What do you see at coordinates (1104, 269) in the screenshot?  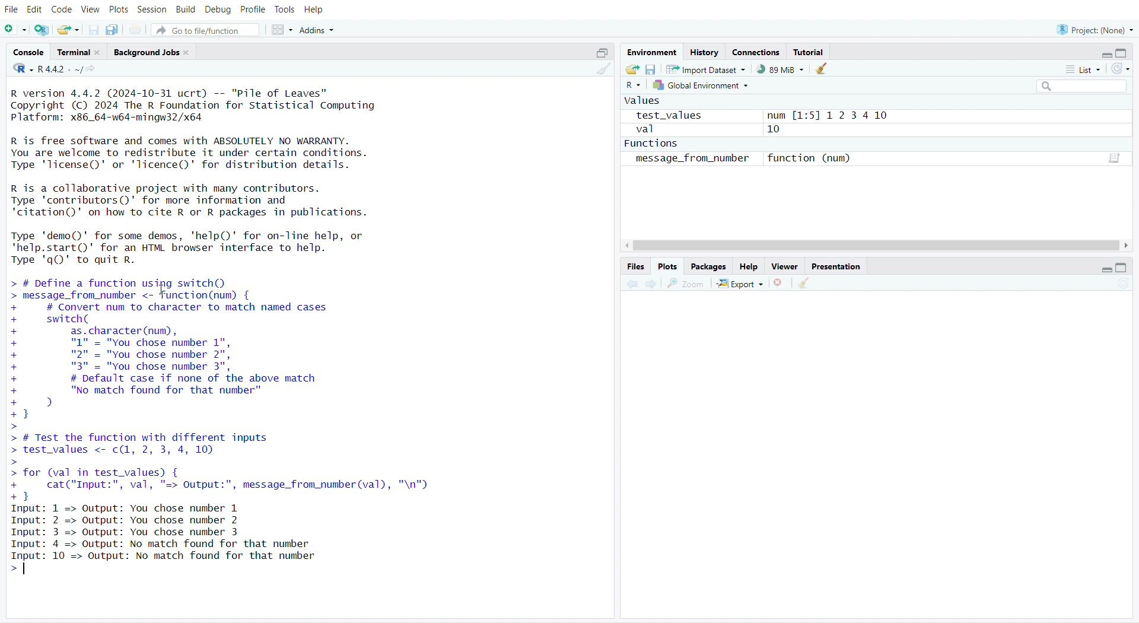 I see `Minimize` at bounding box center [1104, 269].